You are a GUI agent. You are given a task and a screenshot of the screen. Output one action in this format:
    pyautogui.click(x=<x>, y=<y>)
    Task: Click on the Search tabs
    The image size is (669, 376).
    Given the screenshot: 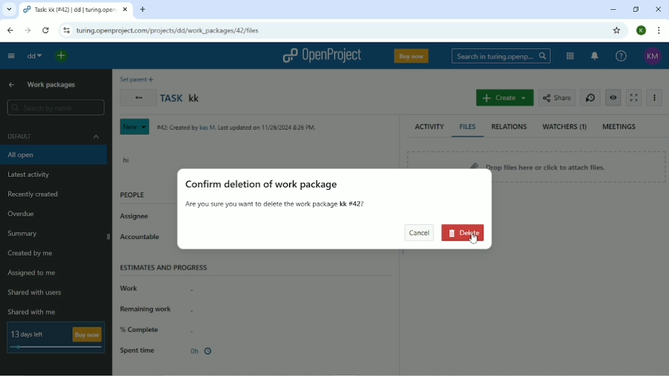 What is the action you would take?
    pyautogui.click(x=9, y=9)
    